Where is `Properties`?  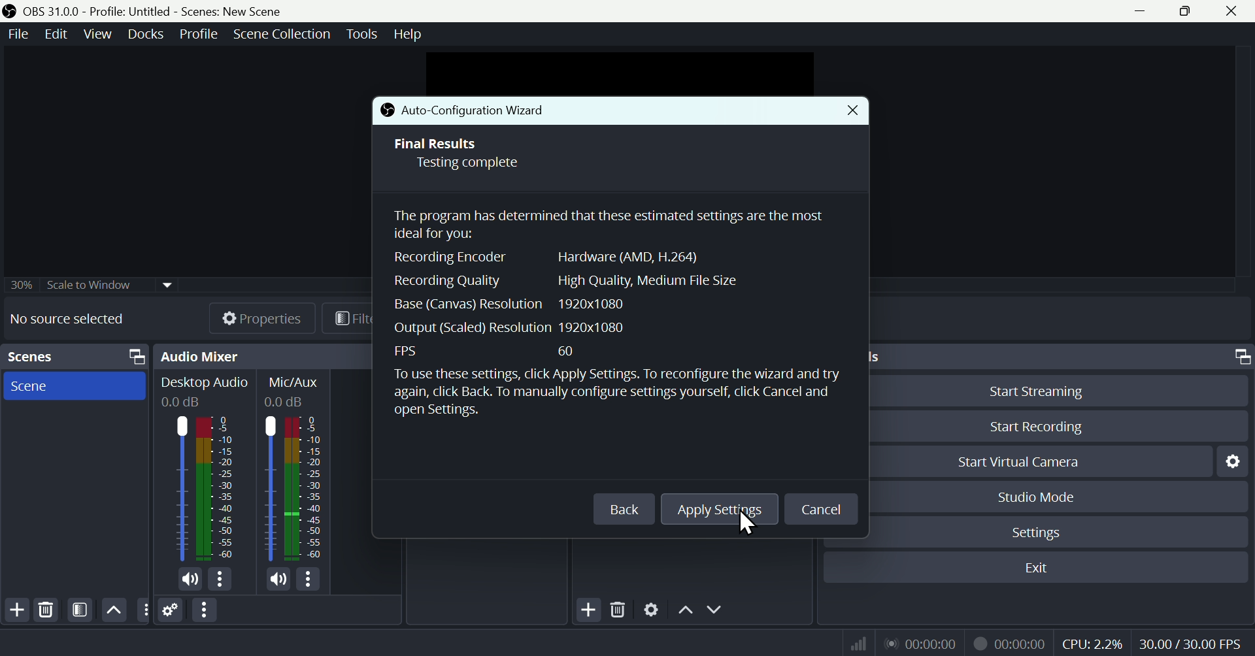 Properties is located at coordinates (250, 318).